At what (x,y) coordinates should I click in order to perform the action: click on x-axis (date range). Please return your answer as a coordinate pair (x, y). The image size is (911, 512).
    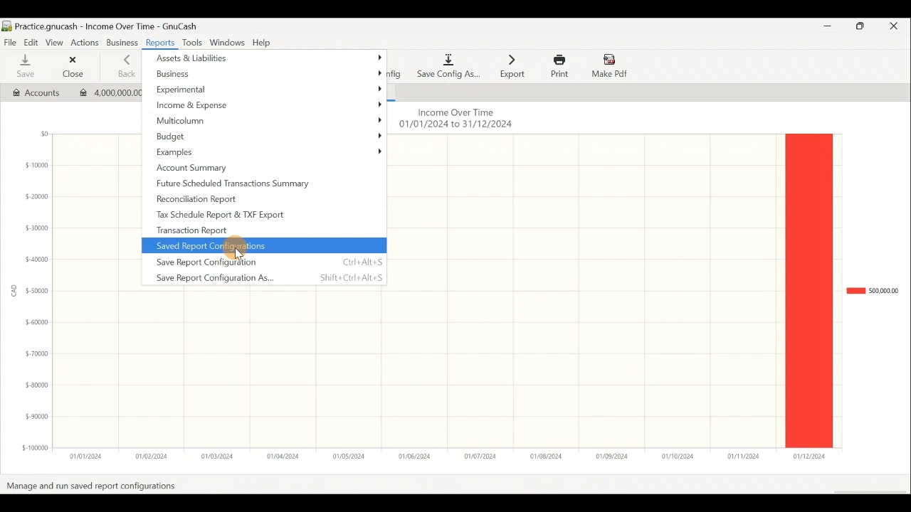
    Looking at the image, I should click on (438, 456).